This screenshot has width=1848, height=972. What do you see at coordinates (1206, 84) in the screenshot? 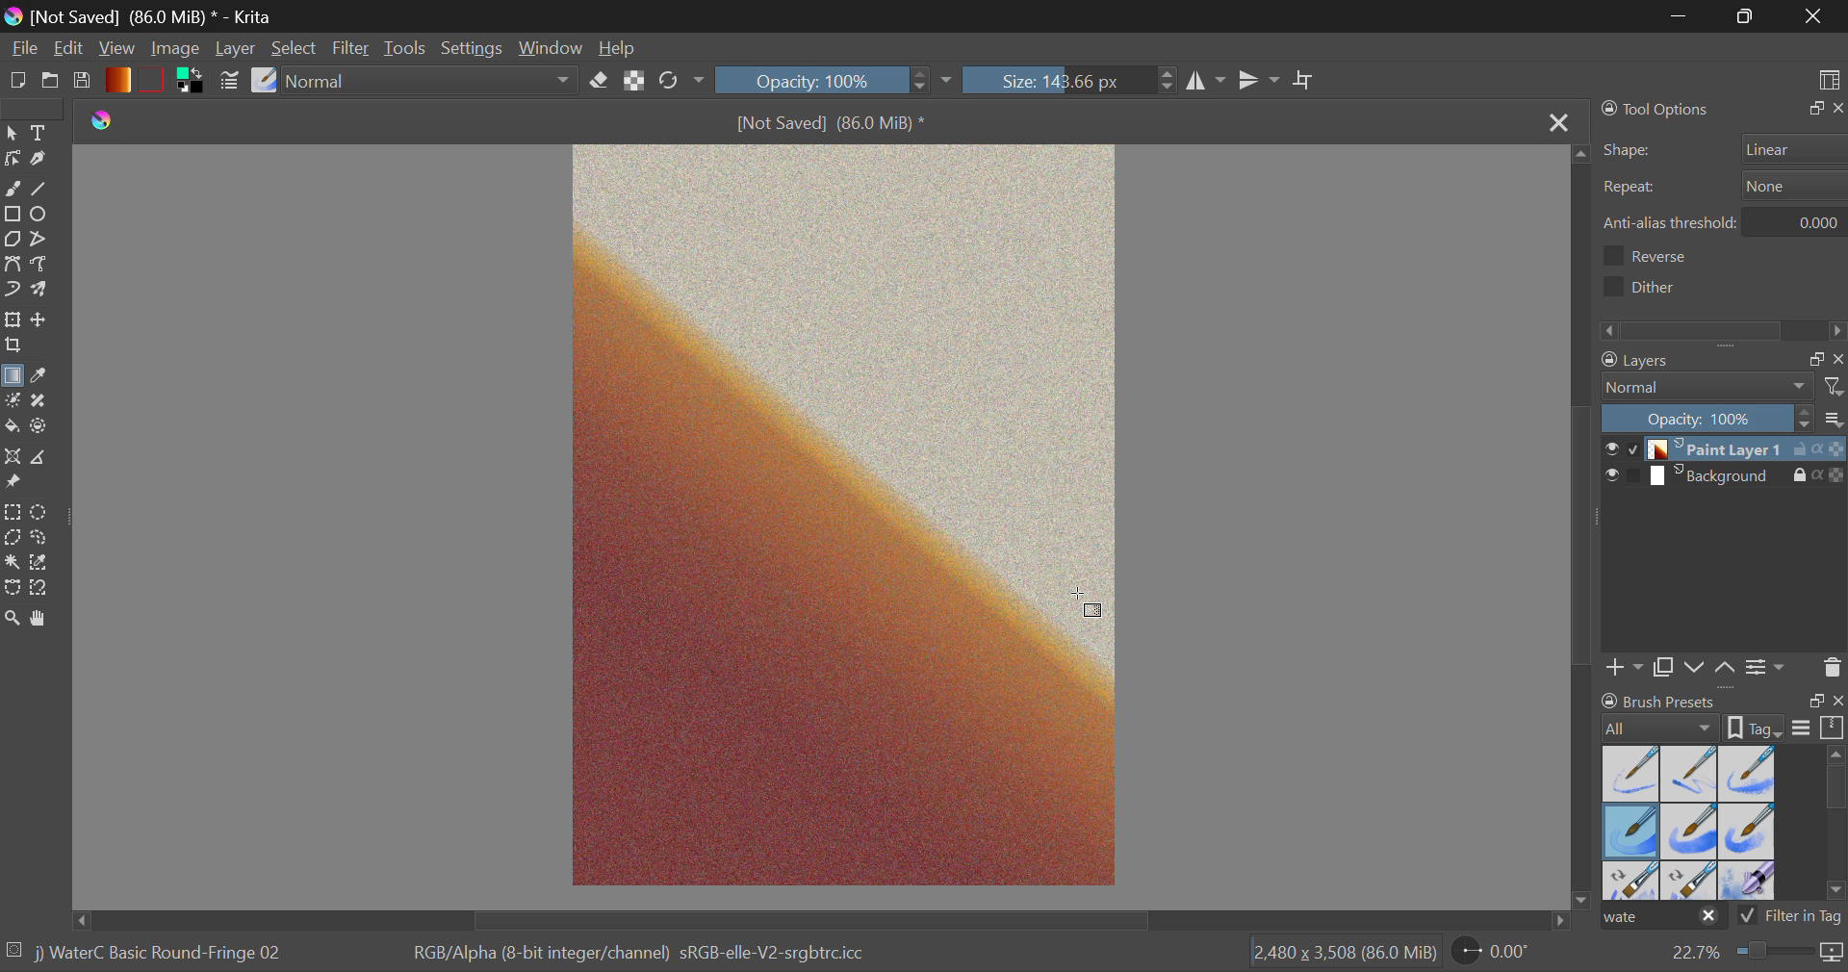
I see `Vertical Mirror Flip` at bounding box center [1206, 84].